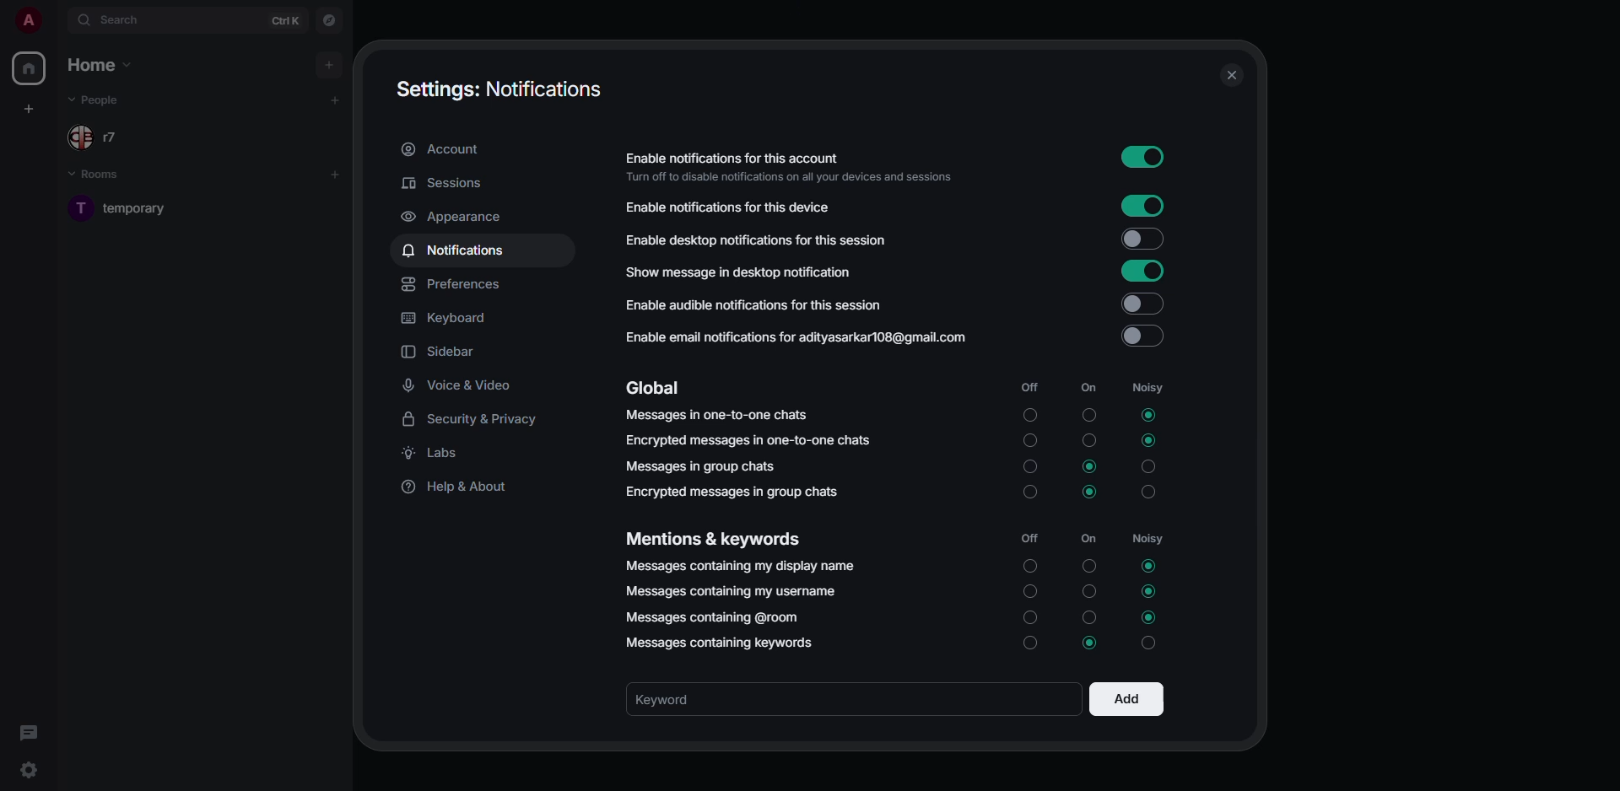  What do you see at coordinates (457, 218) in the screenshot?
I see `appearance` at bounding box center [457, 218].